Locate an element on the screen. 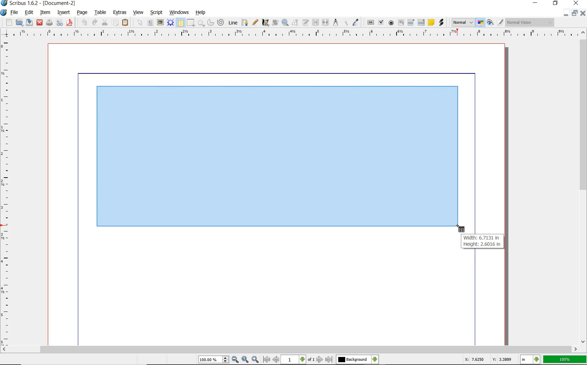 The width and height of the screenshot is (587, 365). eye dropper is located at coordinates (355, 22).